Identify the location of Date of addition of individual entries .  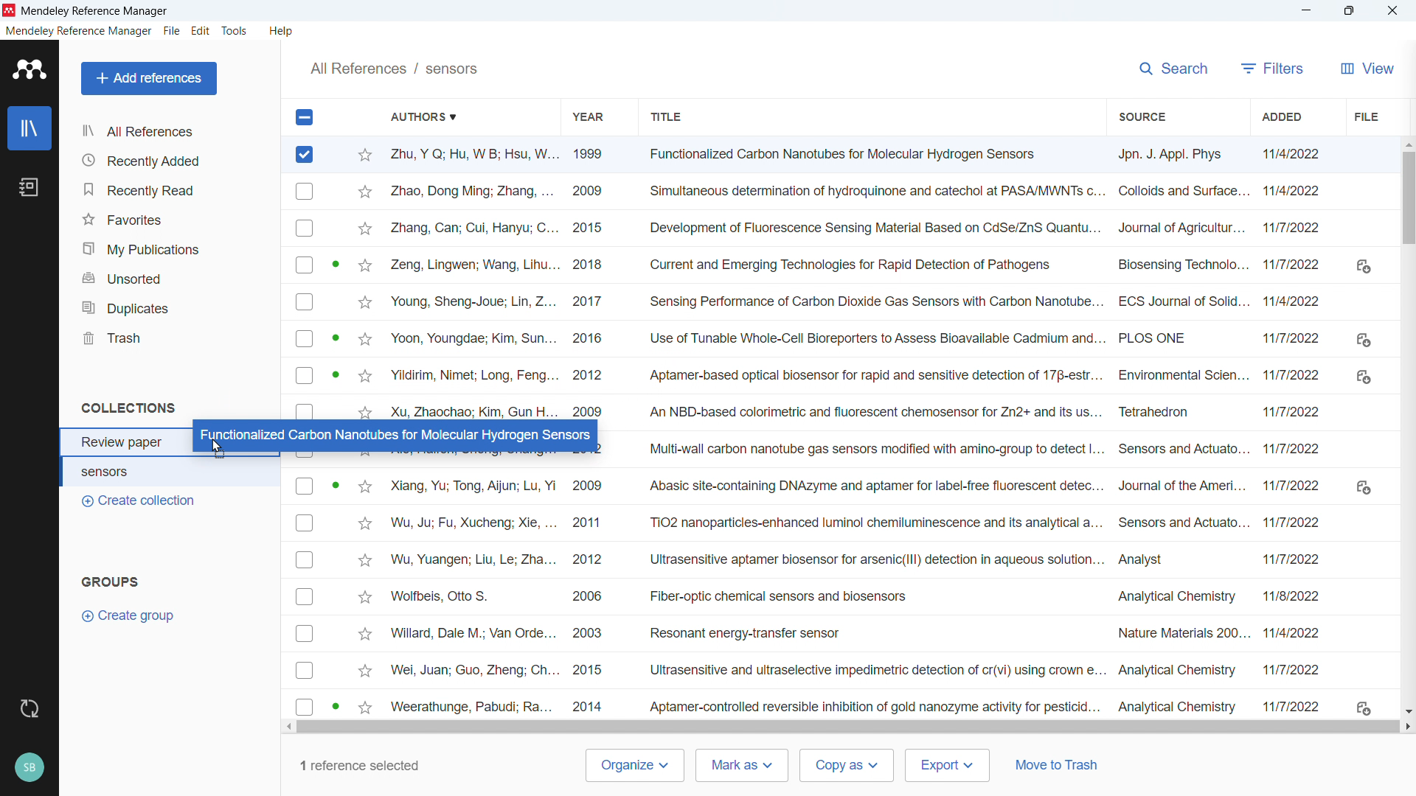
(1294, 429).